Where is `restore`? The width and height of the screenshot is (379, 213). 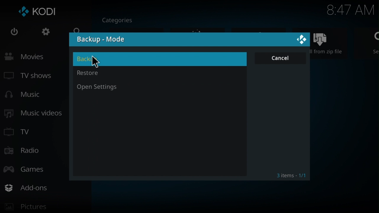
restore is located at coordinates (161, 73).